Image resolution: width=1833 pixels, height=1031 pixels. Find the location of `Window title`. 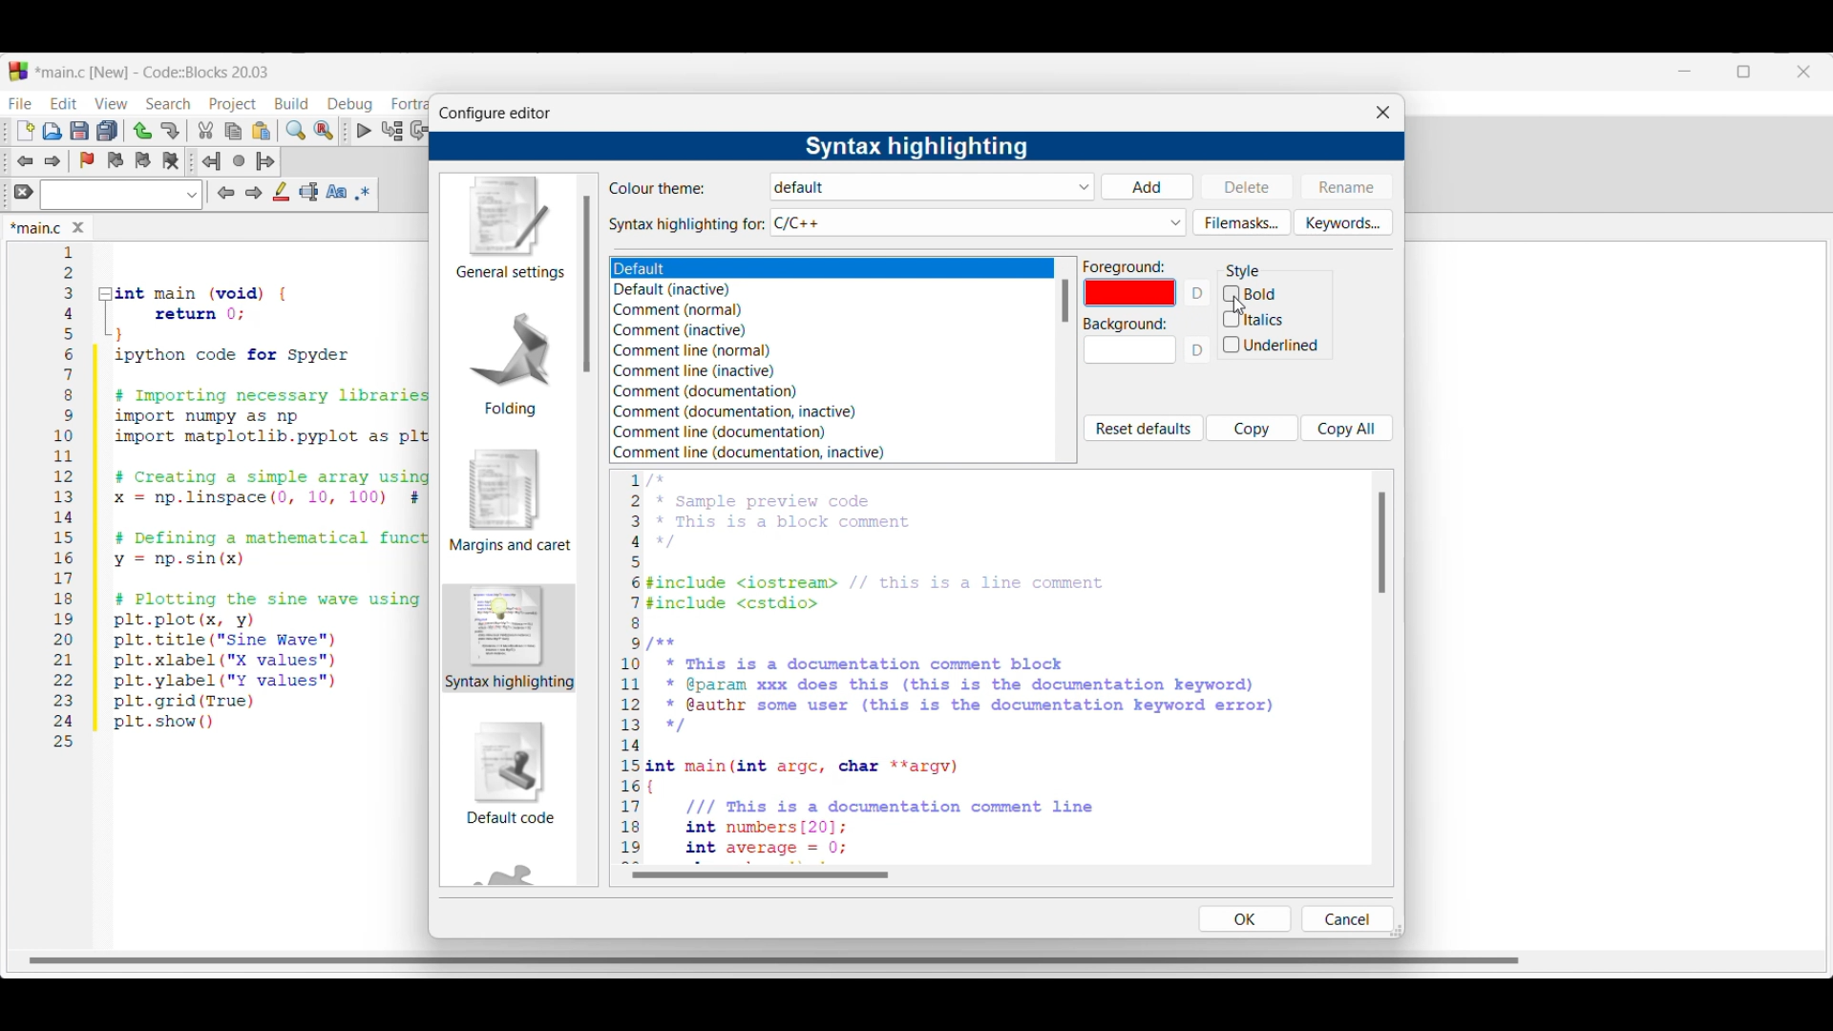

Window title is located at coordinates (495, 114).